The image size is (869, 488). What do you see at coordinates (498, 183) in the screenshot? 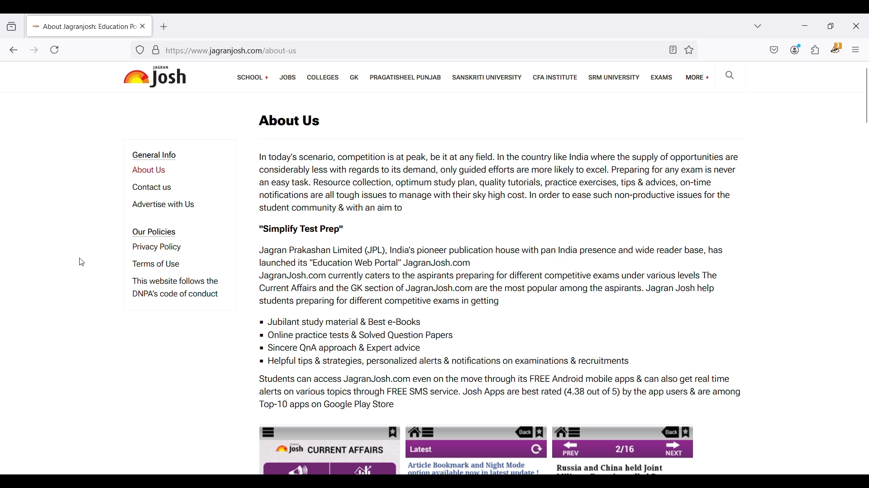
I see `In today's scenario, competition is at peak, be it at any field. In the country like India where the supply of opportunities are
considerably less with regards to its demand, only guided efforts are more likely to excel. Preparing for any exam is never
an easy task. Resource collection, optimum study plan, quality tutorials, practice exercises, tips & advices, on-time
notifications are all tough issues to manage with their sky high cost. In order to ease such non-productive issues for the
student community & with an aim to` at bounding box center [498, 183].